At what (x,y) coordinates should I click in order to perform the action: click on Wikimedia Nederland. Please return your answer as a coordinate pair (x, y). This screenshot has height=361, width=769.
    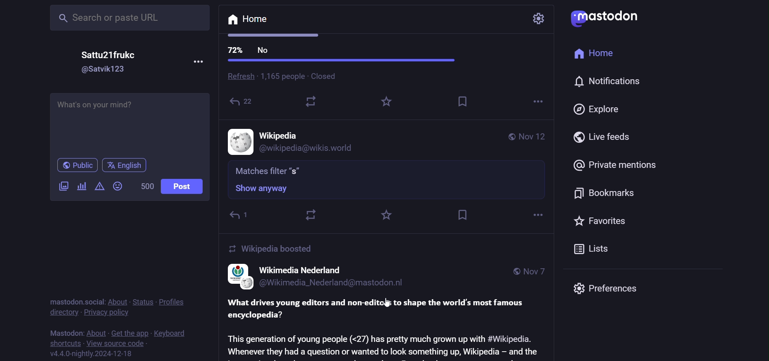
    Looking at the image, I should click on (301, 270).